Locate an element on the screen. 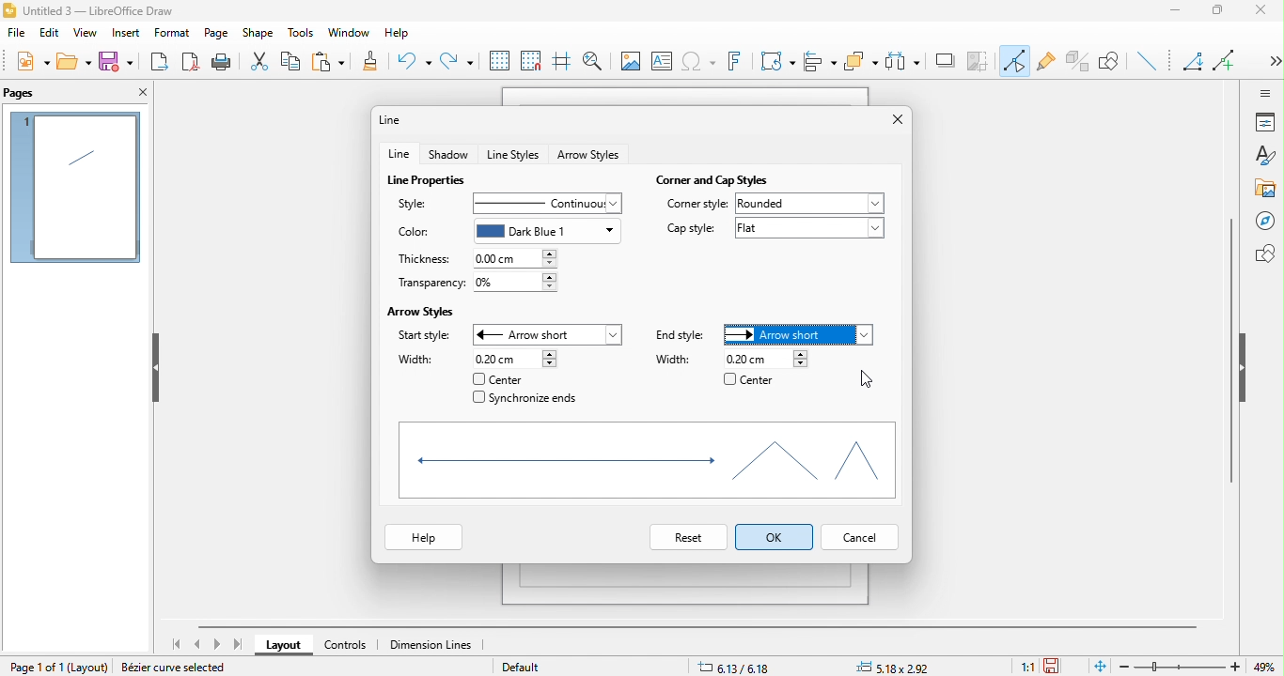  font work text is located at coordinates (739, 65).